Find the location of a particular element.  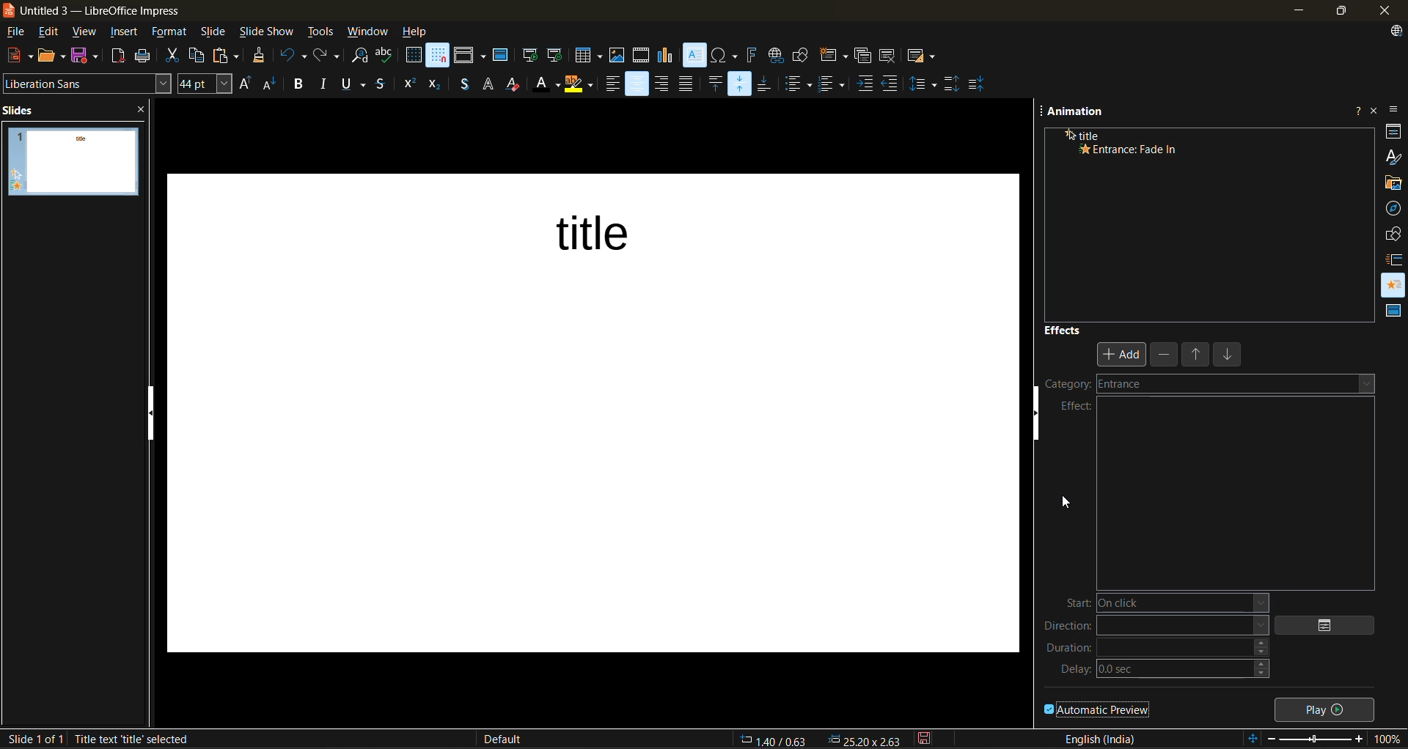

duration is located at coordinates (1158, 652).